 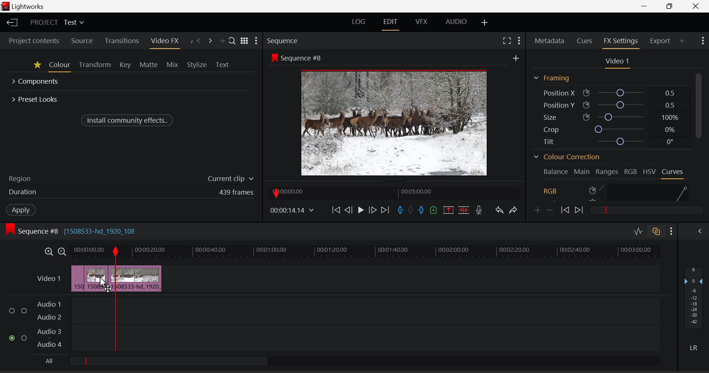 What do you see at coordinates (550, 210) in the screenshot?
I see `Remove keyframe` at bounding box center [550, 210].